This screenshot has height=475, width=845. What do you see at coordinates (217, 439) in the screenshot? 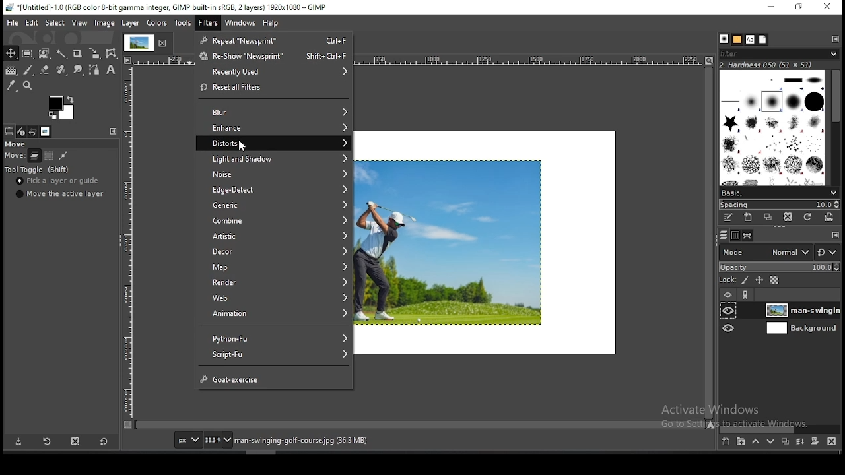
I see `zoom status` at bounding box center [217, 439].